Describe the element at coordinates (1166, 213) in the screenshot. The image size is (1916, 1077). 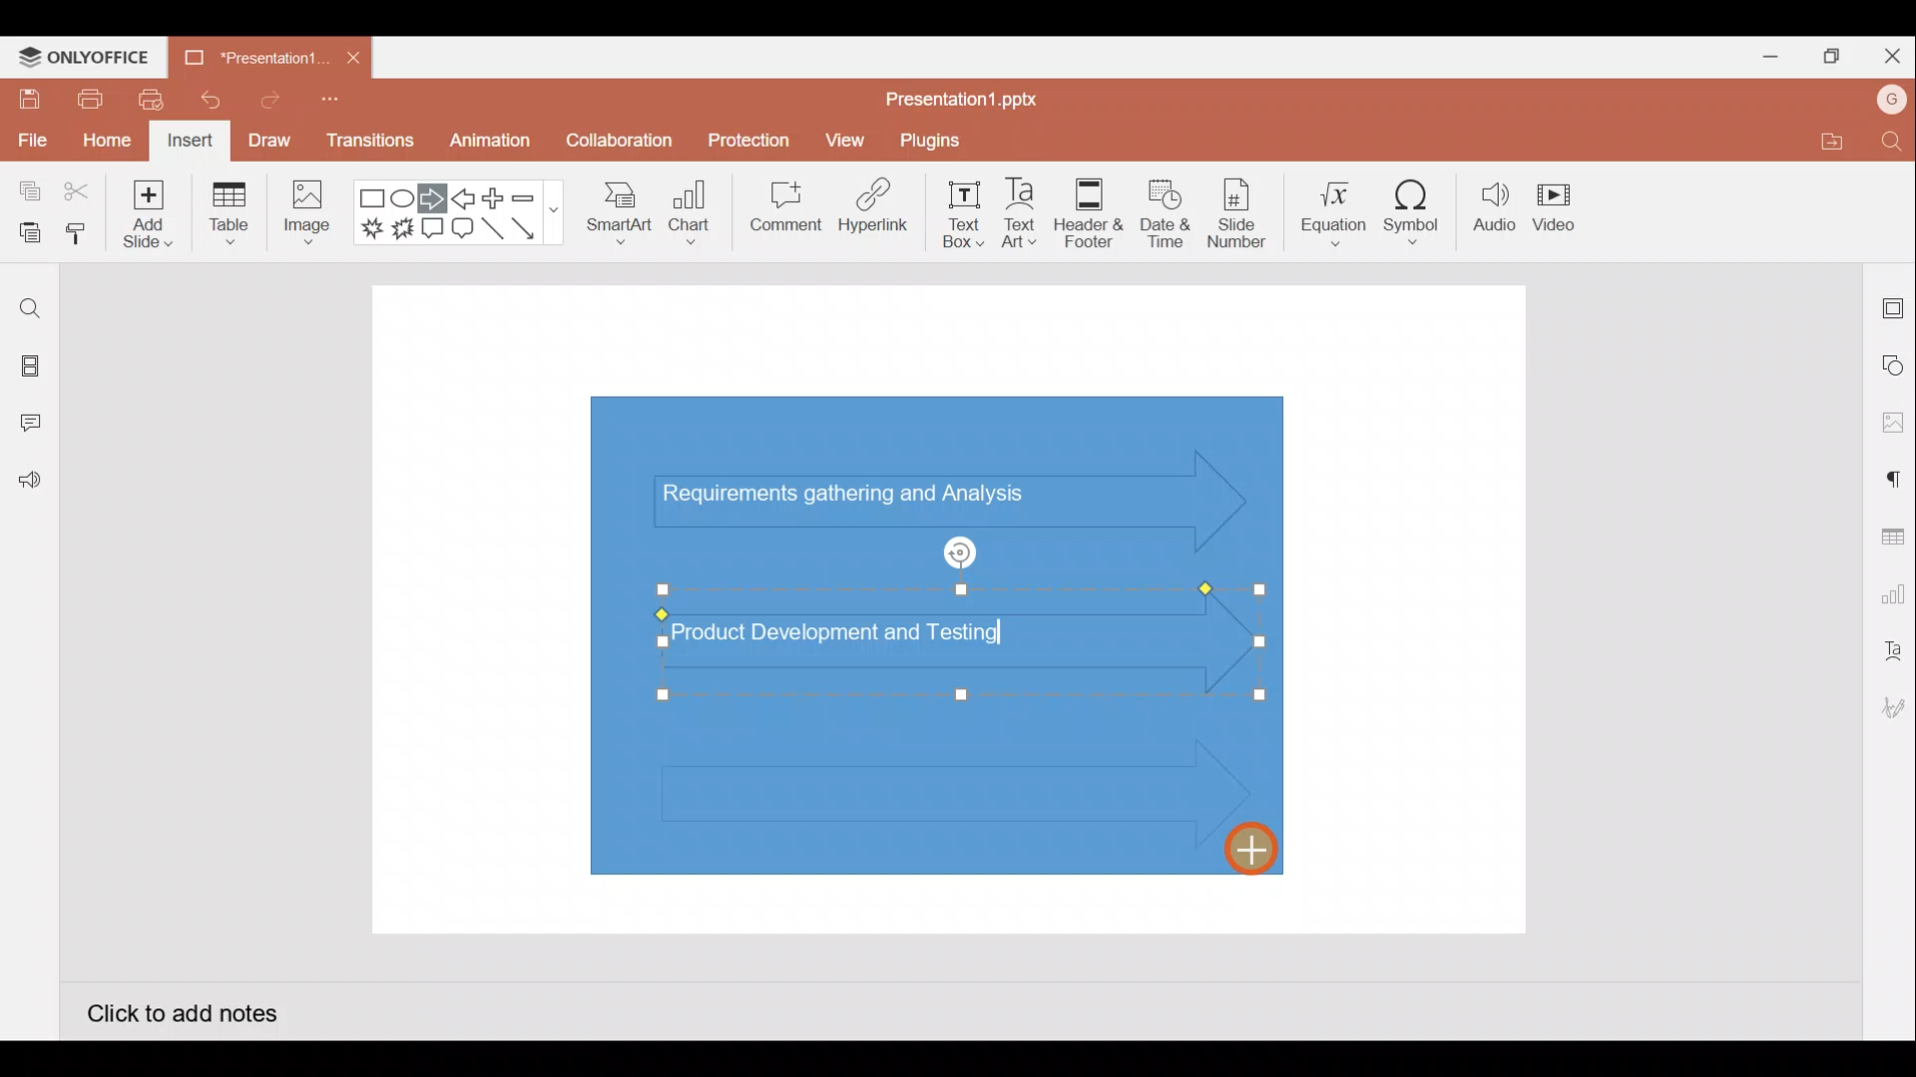
I see `Date & time` at that location.